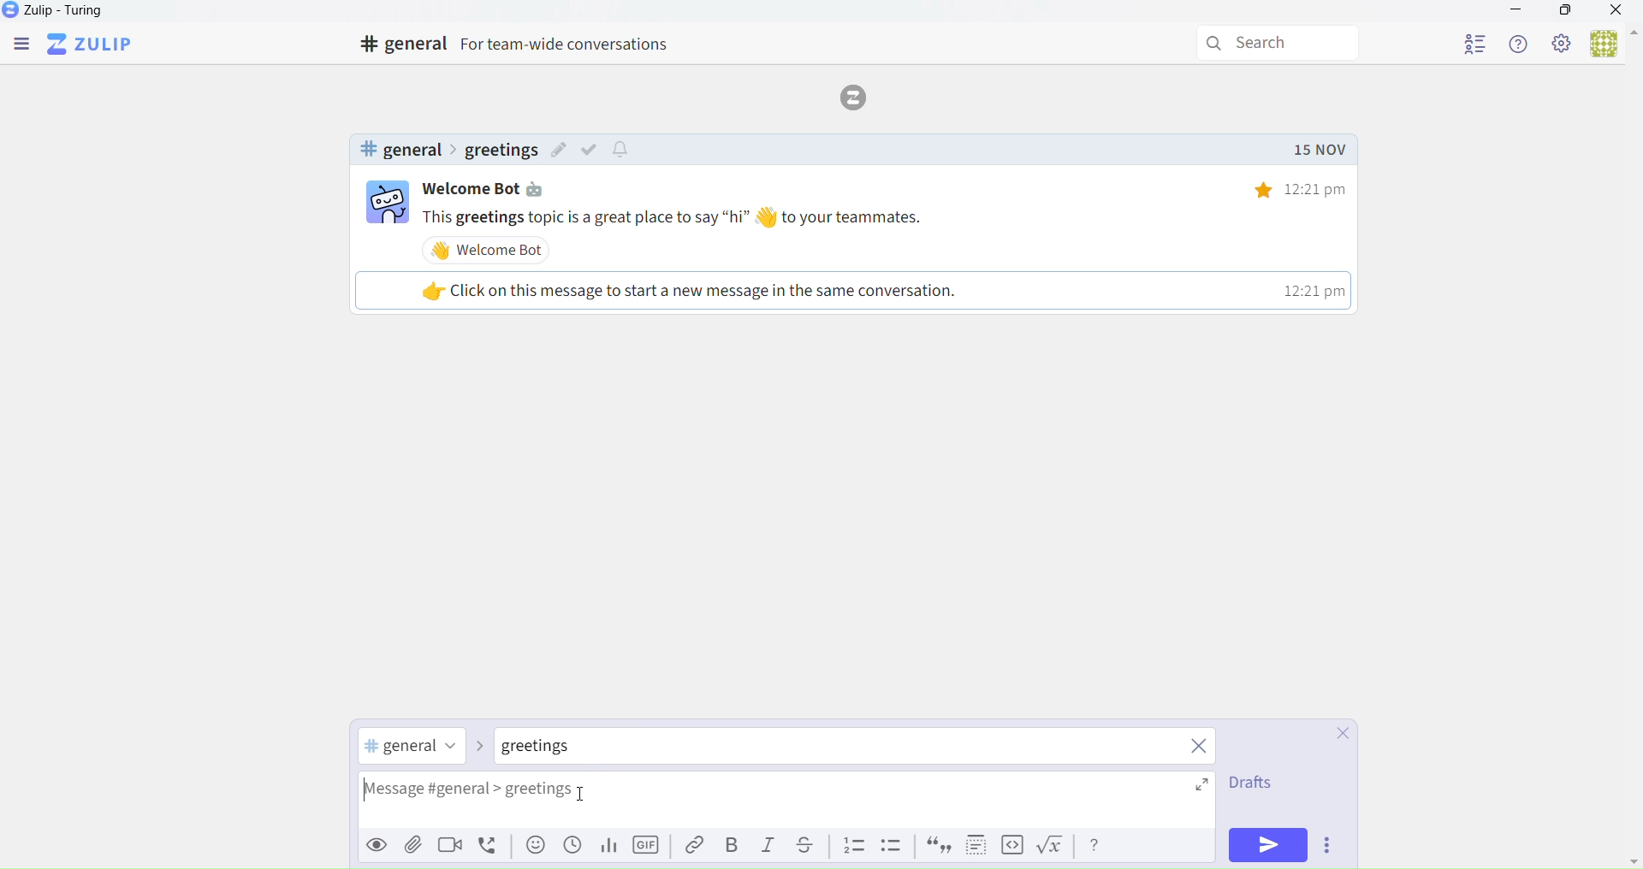 This screenshot has height=869, width=1643. What do you see at coordinates (495, 189) in the screenshot?
I see `bot name` at bounding box center [495, 189].